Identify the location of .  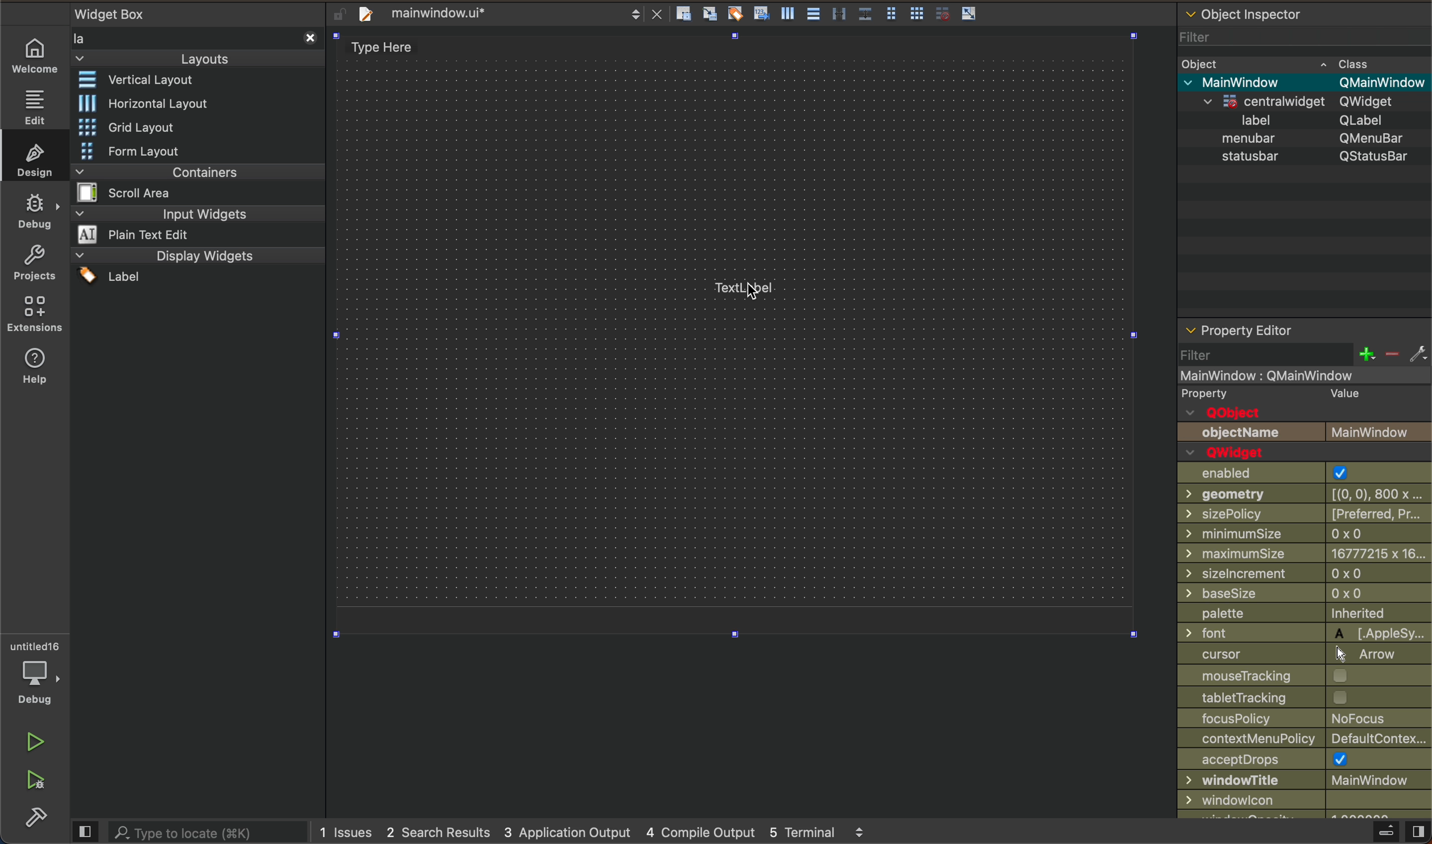
(1303, 632).